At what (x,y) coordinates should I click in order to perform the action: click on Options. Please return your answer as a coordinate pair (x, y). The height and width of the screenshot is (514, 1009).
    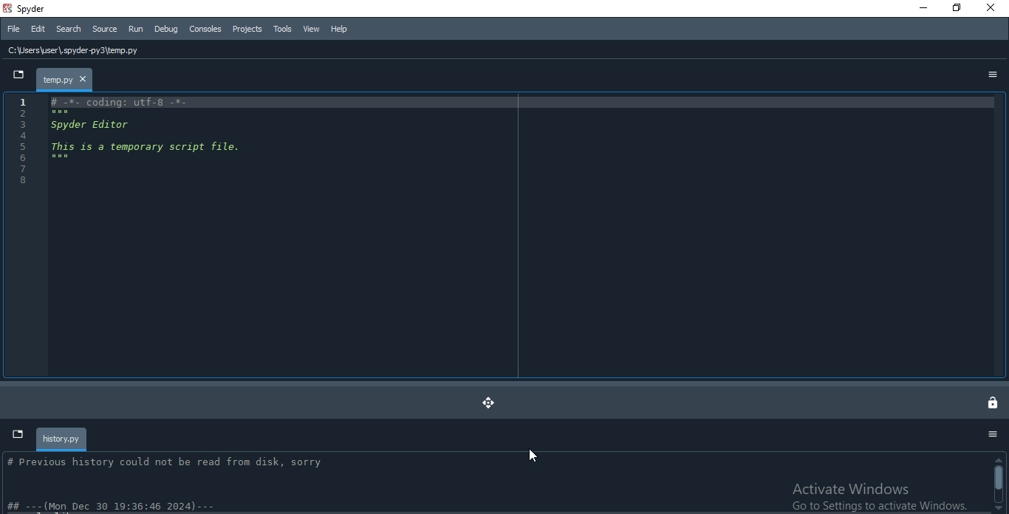
    Looking at the image, I should click on (988, 433).